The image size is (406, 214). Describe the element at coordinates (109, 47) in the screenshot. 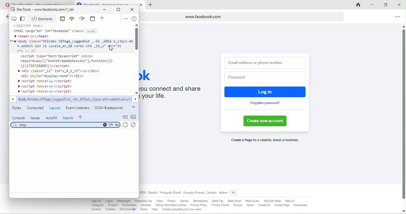

I see `cursor movement` at that location.